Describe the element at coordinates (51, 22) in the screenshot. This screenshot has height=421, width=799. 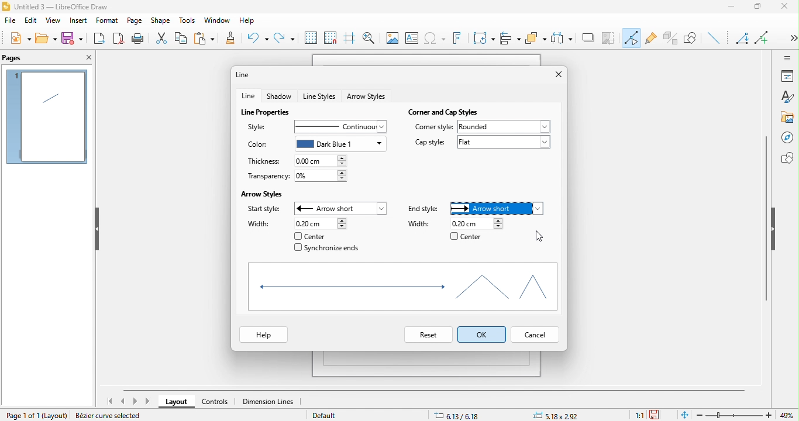
I see `view` at that location.